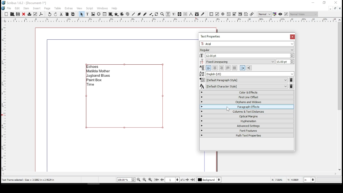  I want to click on pdf text field, so click(229, 14).